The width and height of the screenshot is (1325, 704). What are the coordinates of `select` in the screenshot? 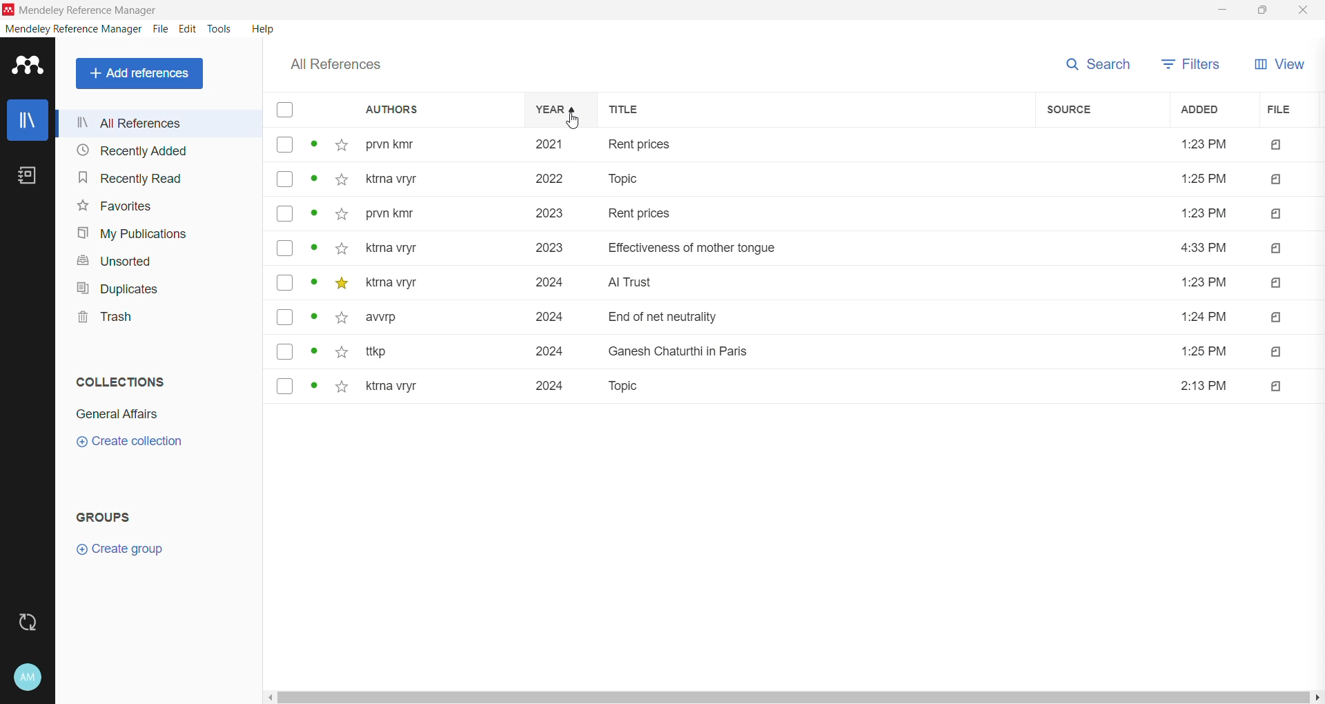 It's located at (285, 249).